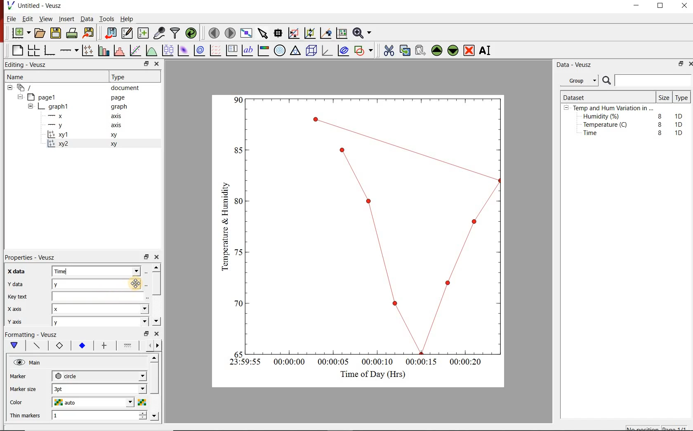  I want to click on 00:00:15, so click(422, 361).